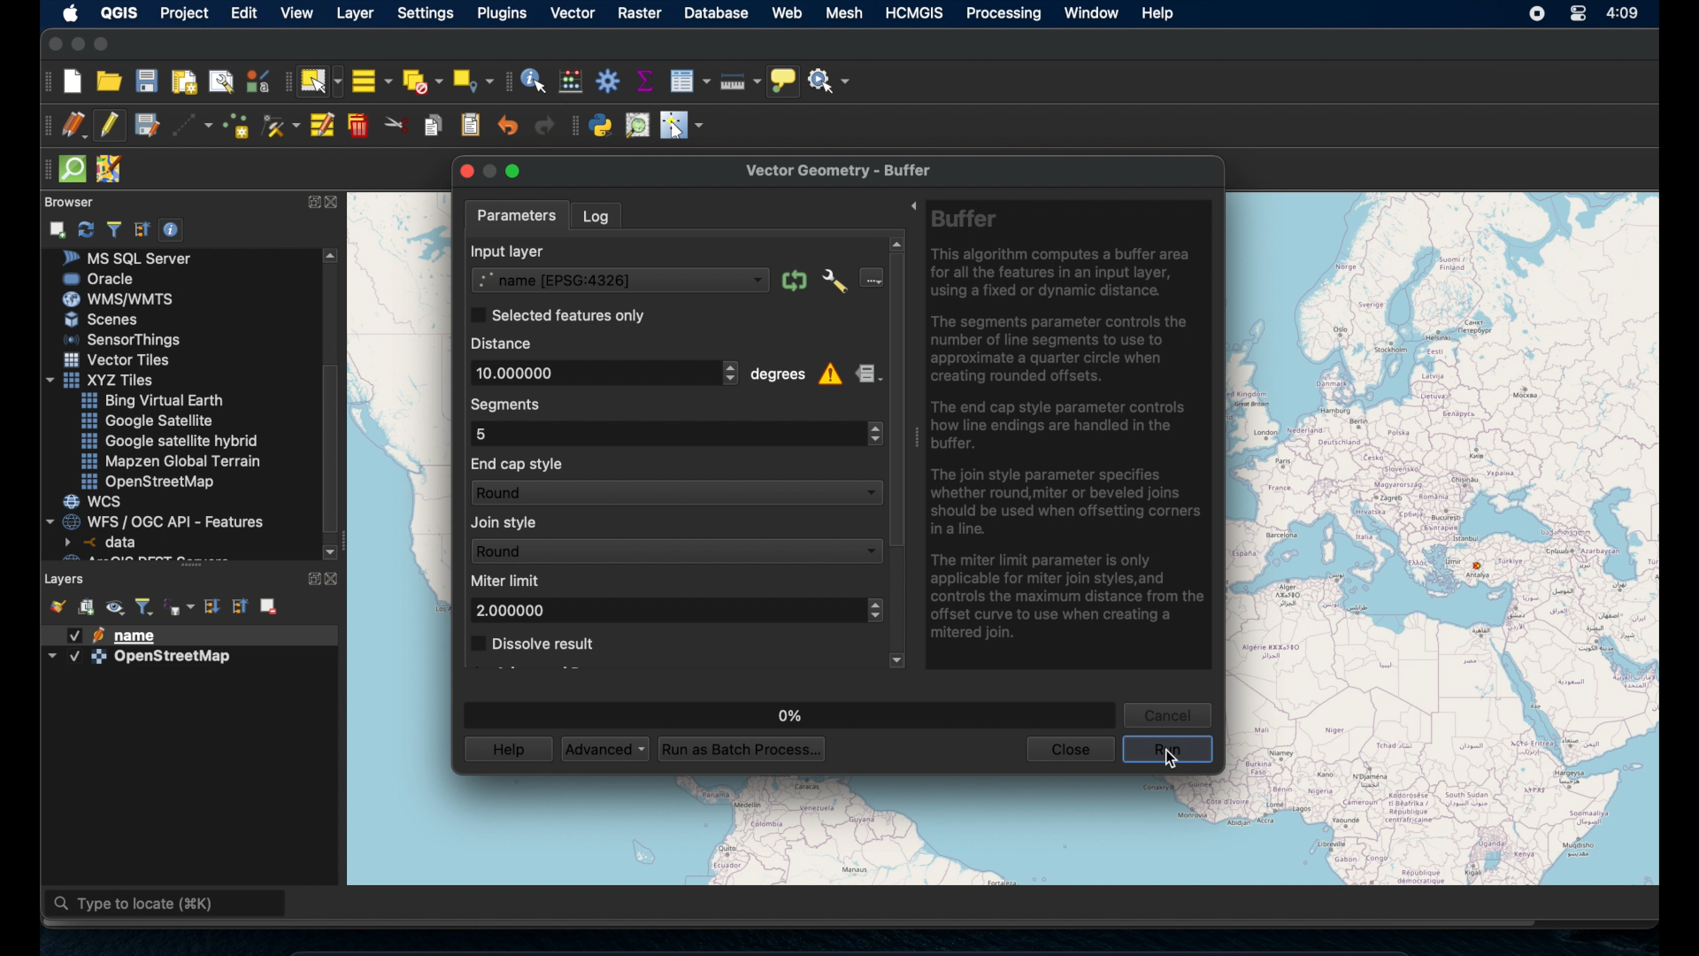 This screenshot has width=1699, height=956. I want to click on scenes, so click(109, 320).